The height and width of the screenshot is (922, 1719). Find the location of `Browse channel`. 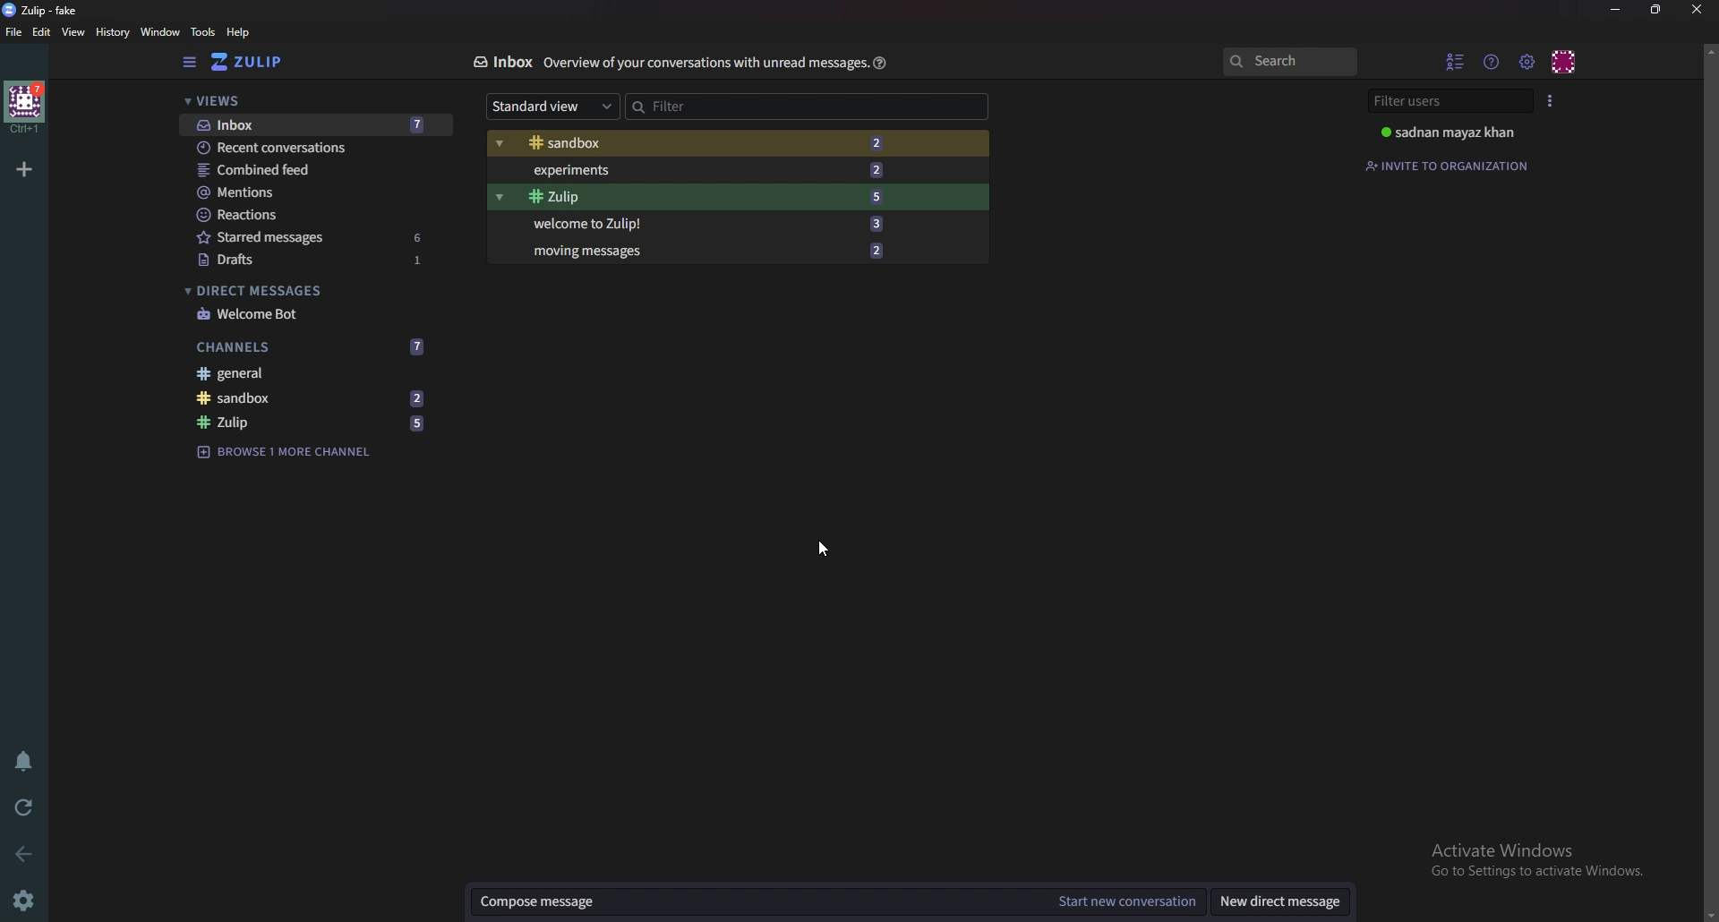

Browse channel is located at coordinates (289, 452).